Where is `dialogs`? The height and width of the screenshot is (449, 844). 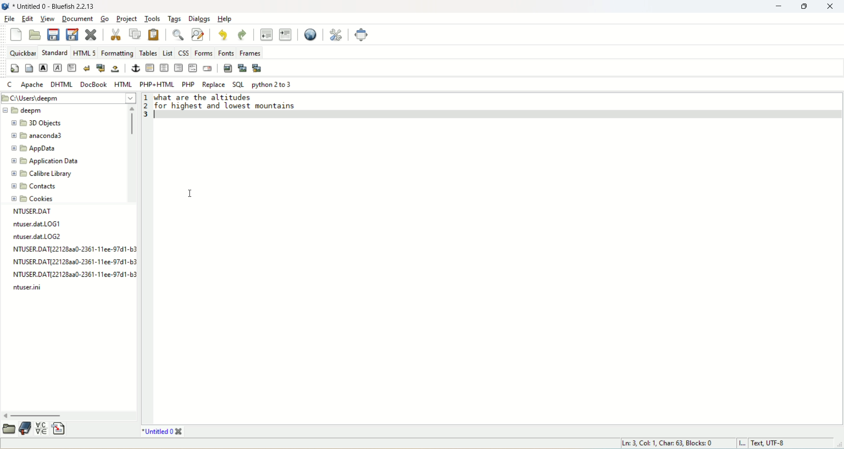 dialogs is located at coordinates (198, 19).